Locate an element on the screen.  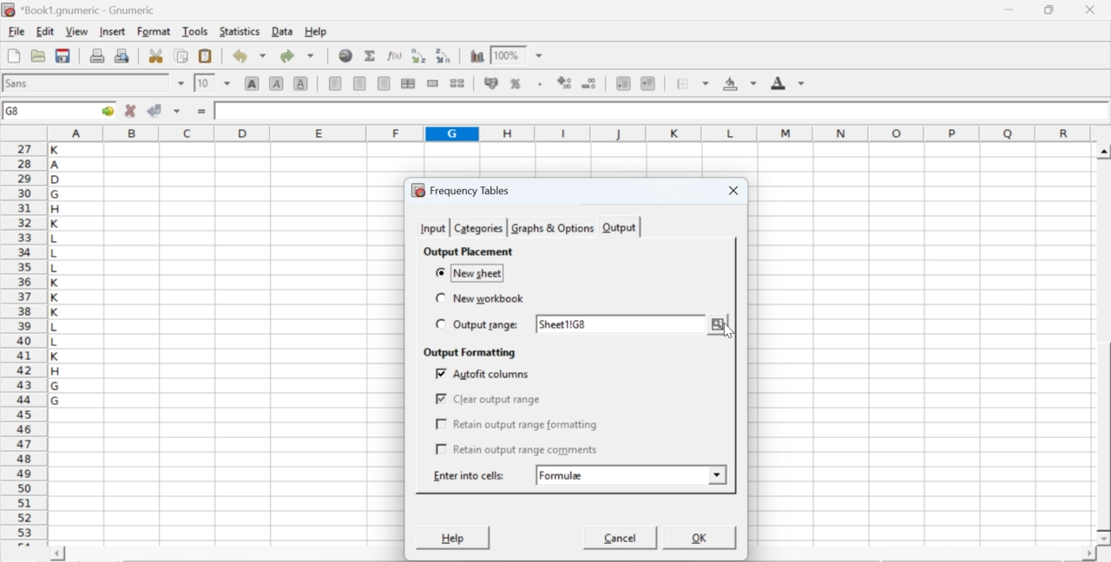
align right is located at coordinates (384, 84).